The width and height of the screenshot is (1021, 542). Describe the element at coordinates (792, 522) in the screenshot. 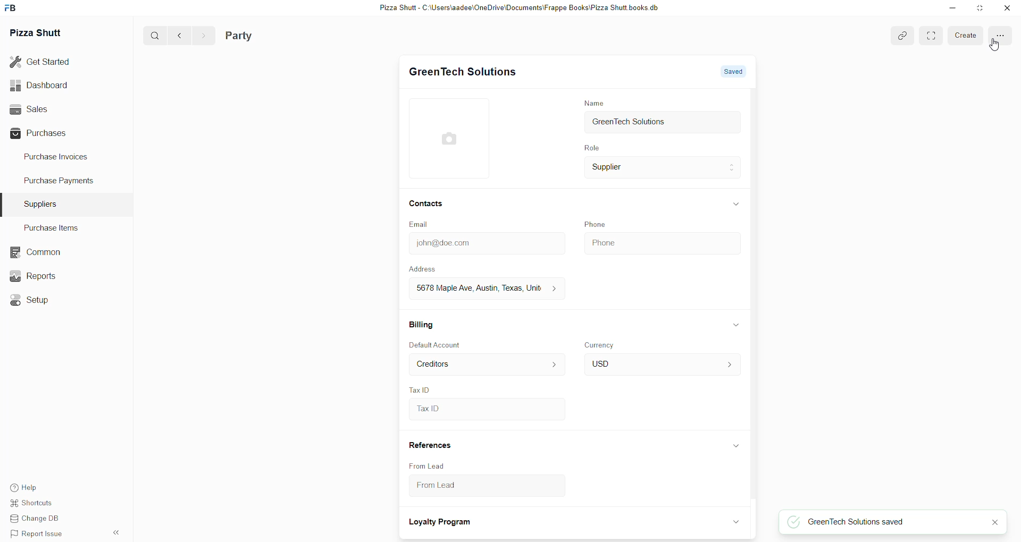

I see `tick mark` at that location.